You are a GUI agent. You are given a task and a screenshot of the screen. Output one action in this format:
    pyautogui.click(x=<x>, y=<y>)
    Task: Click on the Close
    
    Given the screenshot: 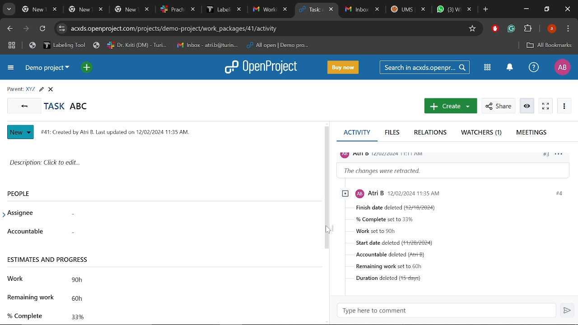 What is the action you would take?
    pyautogui.click(x=51, y=89)
    